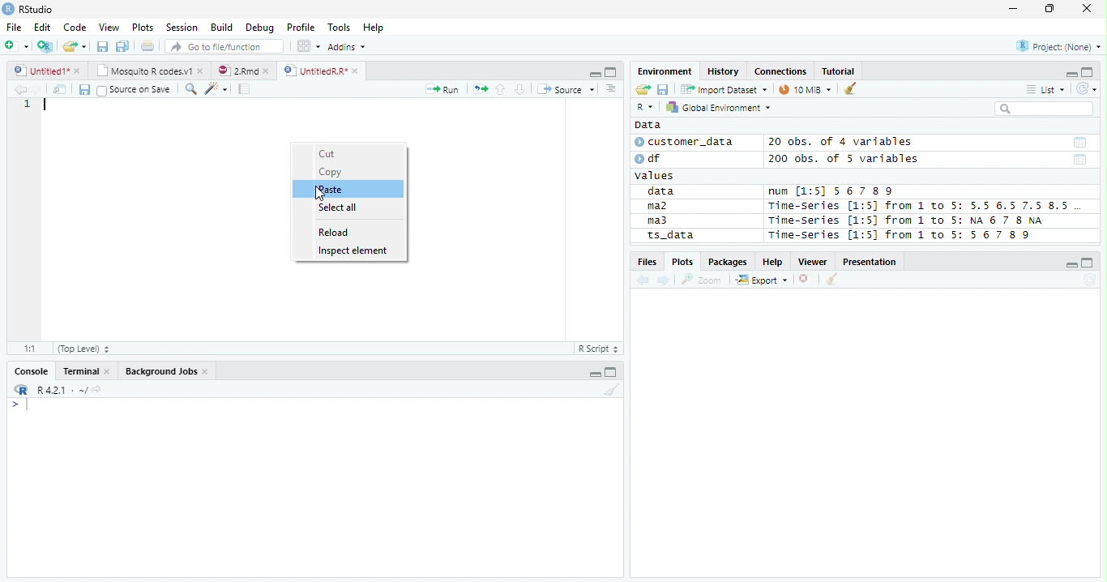 Image resolution: width=1107 pixels, height=582 pixels. I want to click on Source, so click(564, 89).